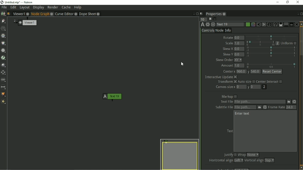  What do you see at coordinates (4, 102) in the screenshot?
I see `Extra` at bounding box center [4, 102].